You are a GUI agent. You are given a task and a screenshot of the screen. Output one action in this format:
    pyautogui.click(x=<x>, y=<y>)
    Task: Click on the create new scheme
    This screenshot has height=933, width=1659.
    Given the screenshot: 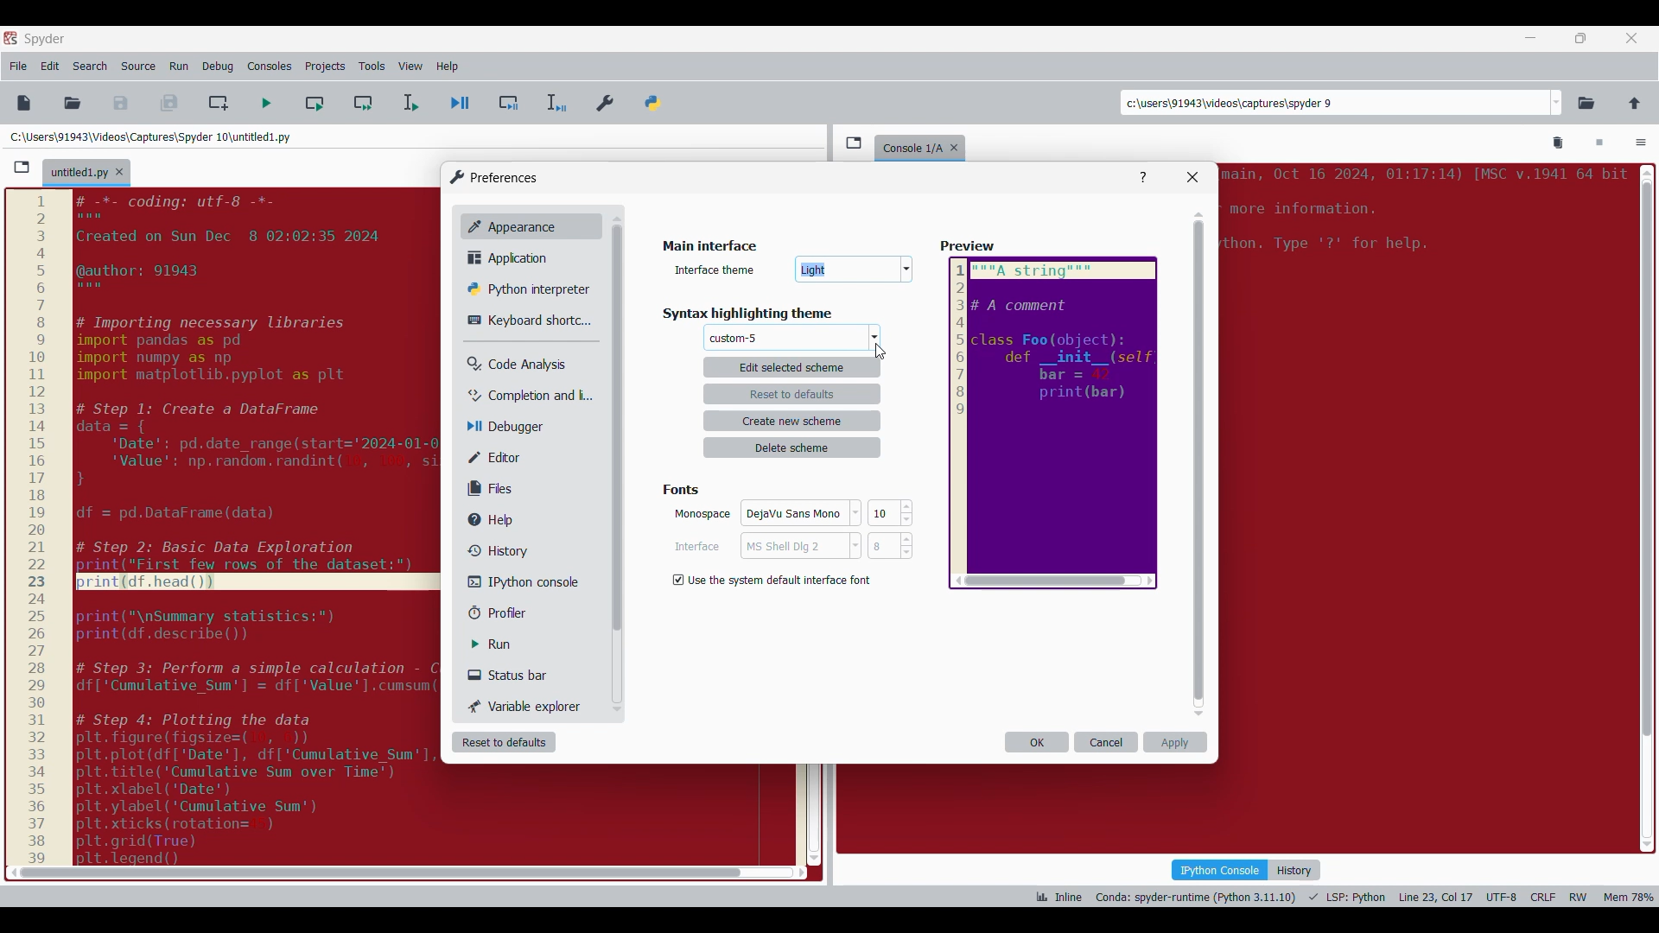 What is the action you would take?
    pyautogui.click(x=794, y=421)
    